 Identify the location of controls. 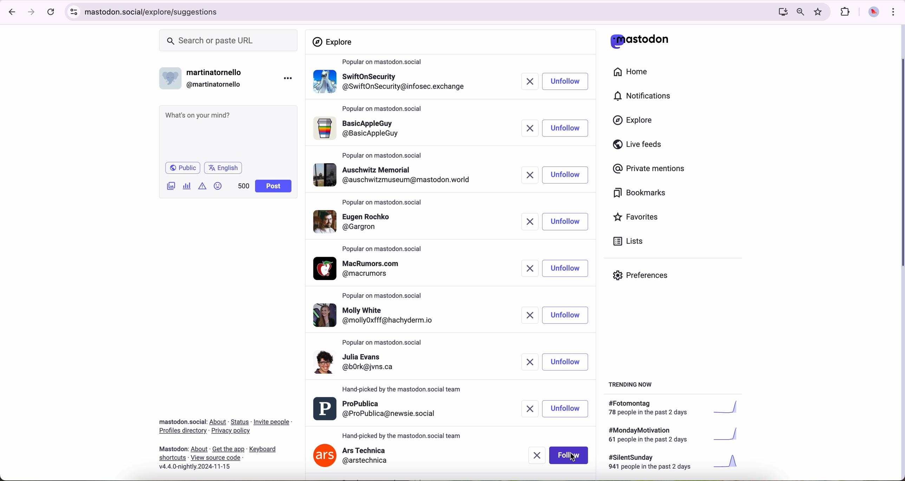
(74, 12).